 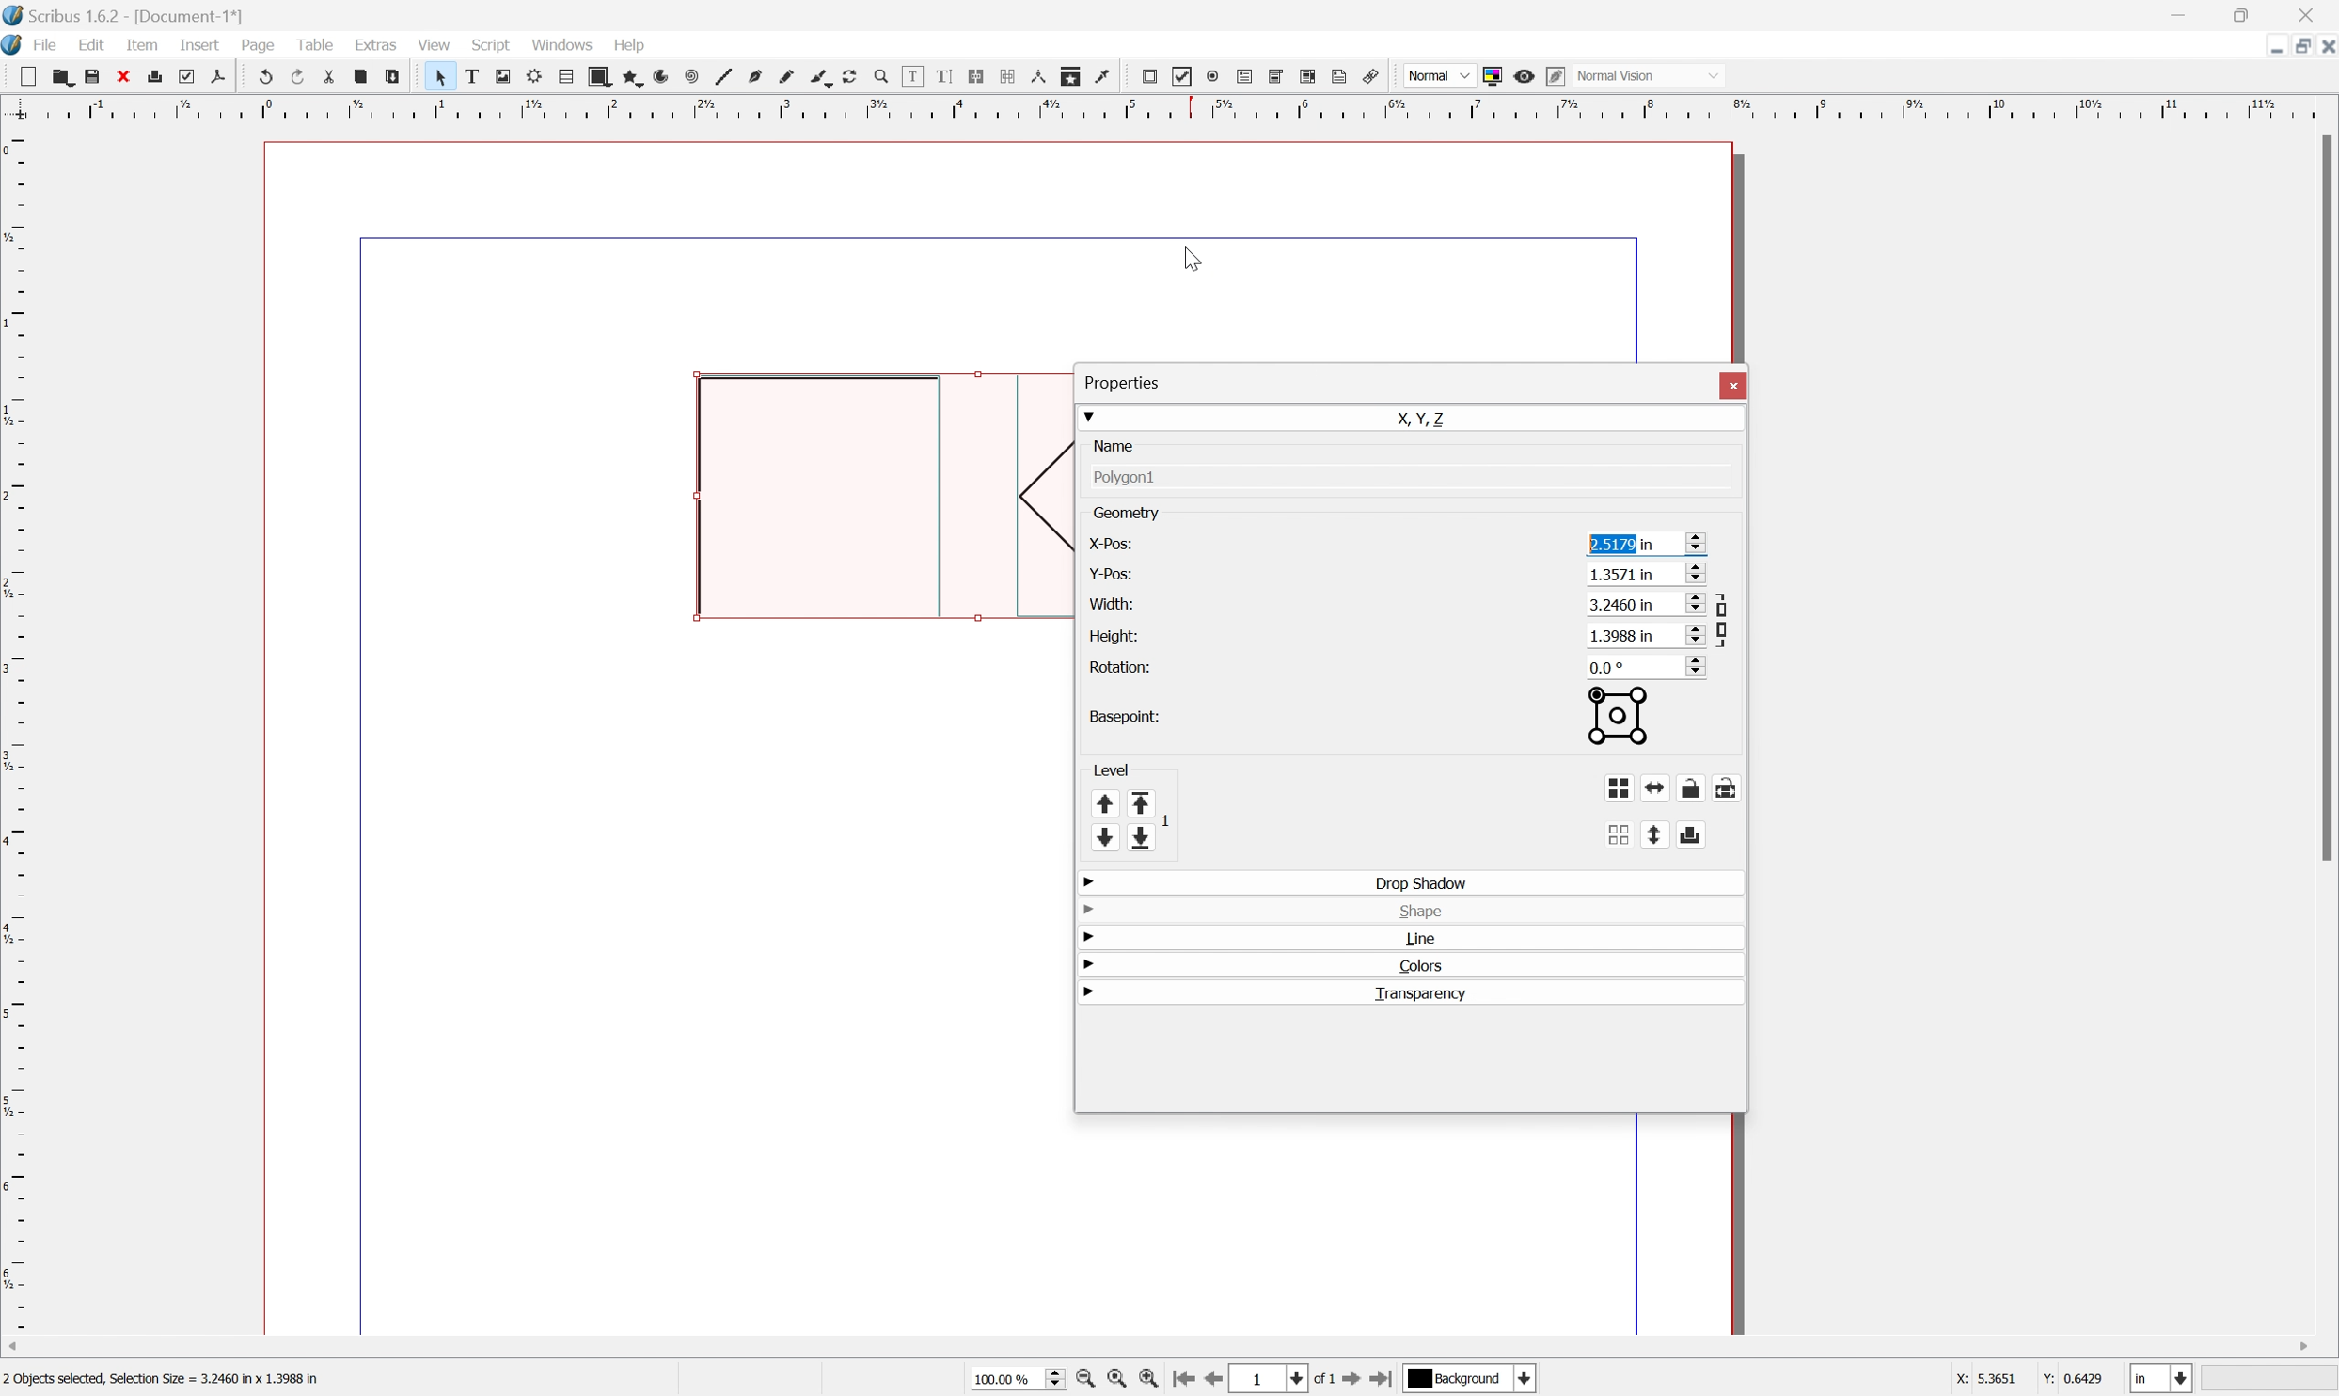 What do you see at coordinates (782, 77) in the screenshot?
I see `freehand line` at bounding box center [782, 77].